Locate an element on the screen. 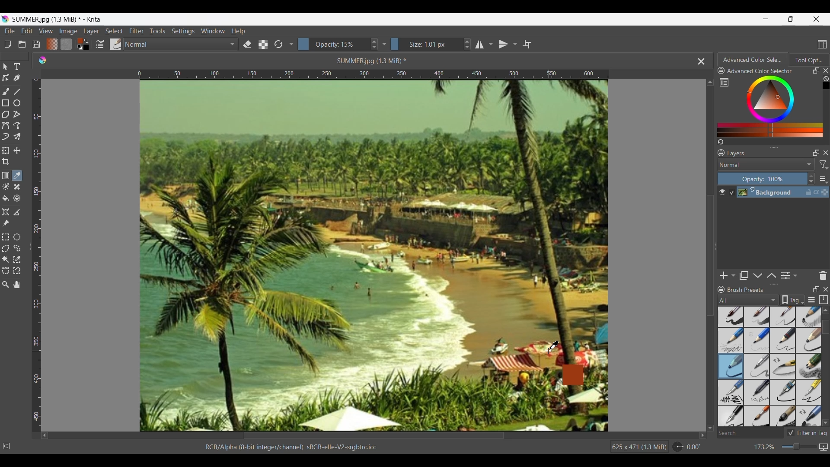 The width and height of the screenshot is (830, 467). Advanced Color Selector is located at coordinates (753, 60).